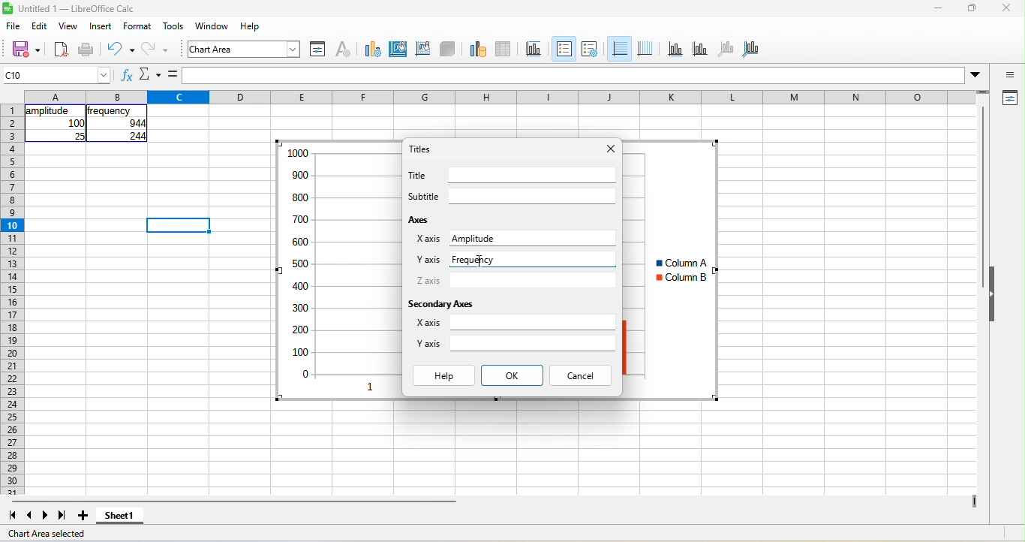 Image resolution: width=1025 pixels, height=542 pixels. Describe the element at coordinates (45, 516) in the screenshot. I see `next sheet` at that location.